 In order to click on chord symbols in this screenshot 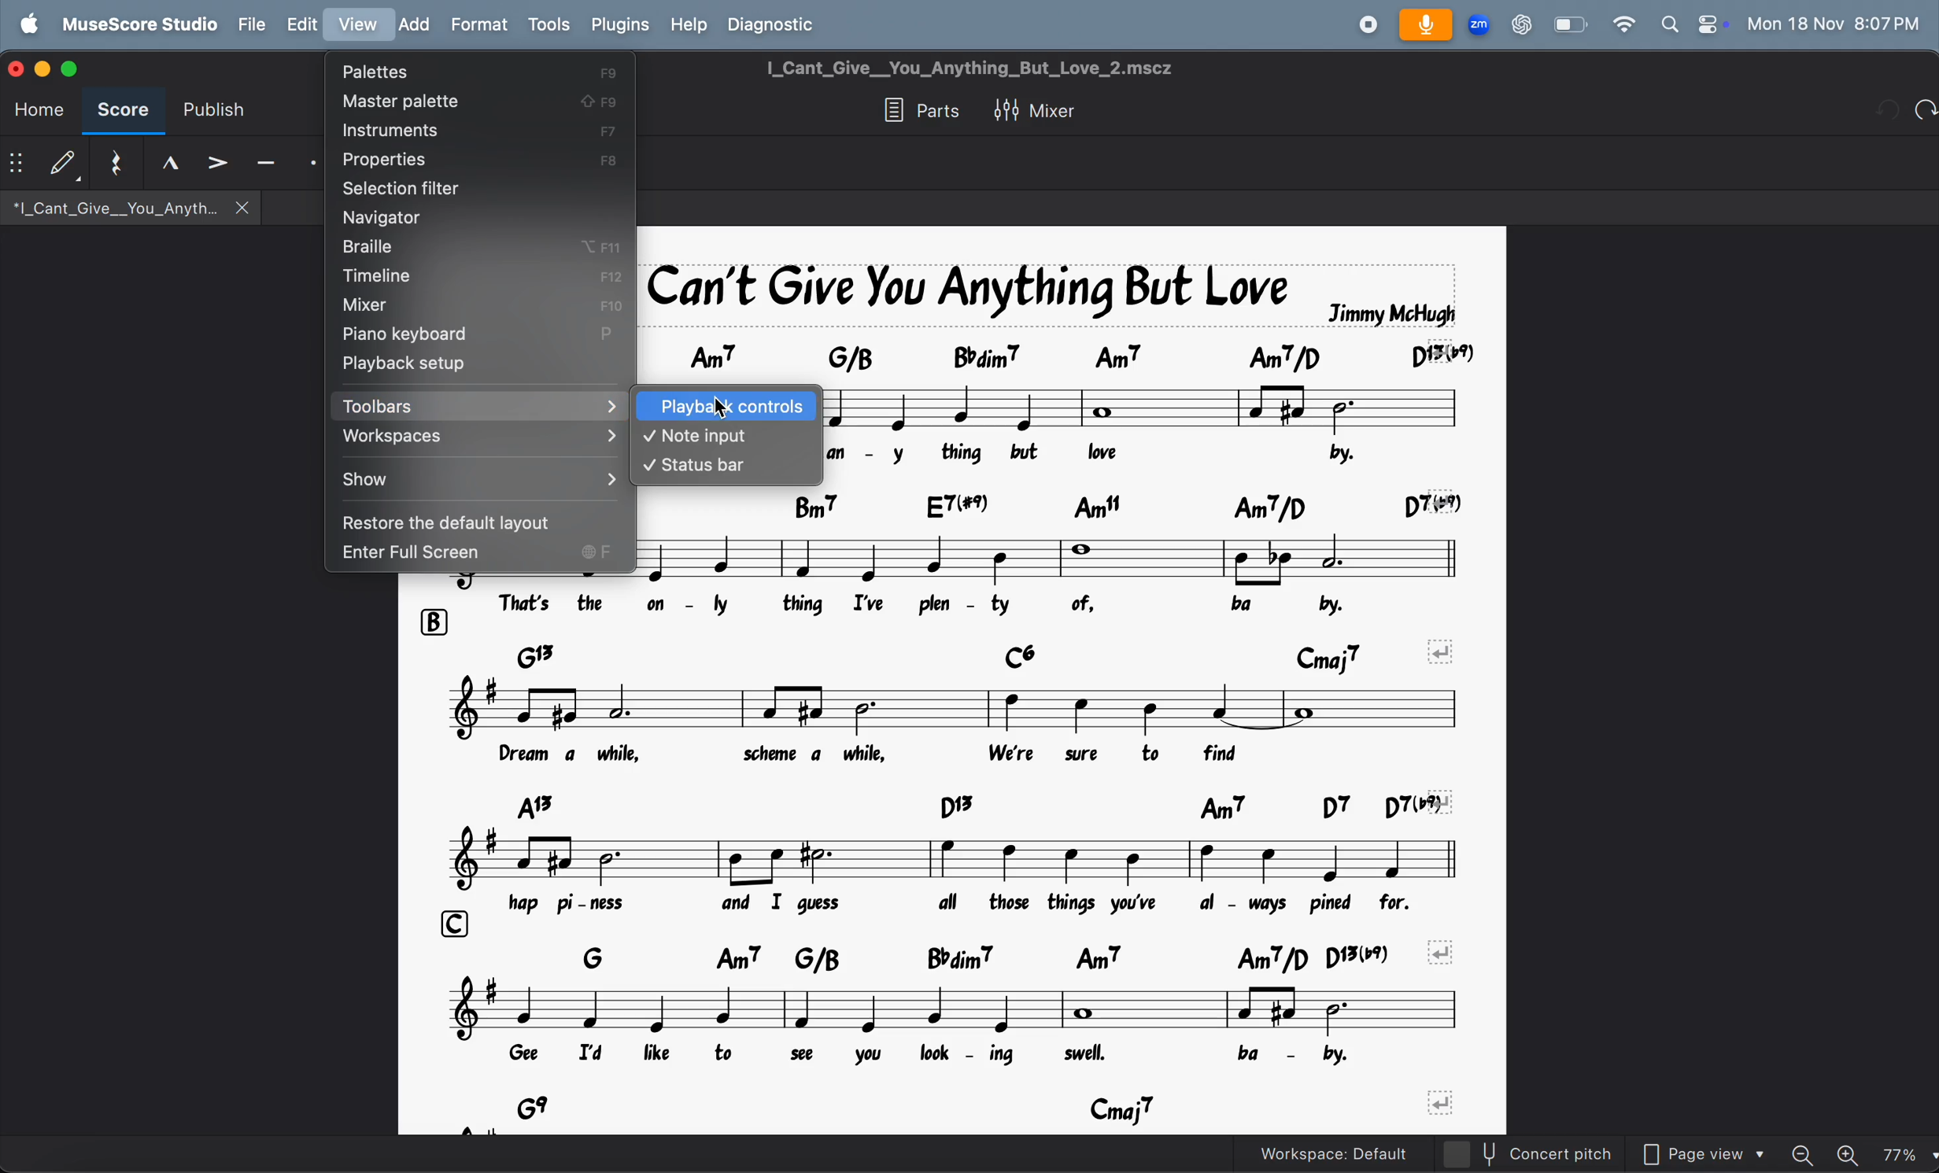, I will do `click(980, 1105)`.